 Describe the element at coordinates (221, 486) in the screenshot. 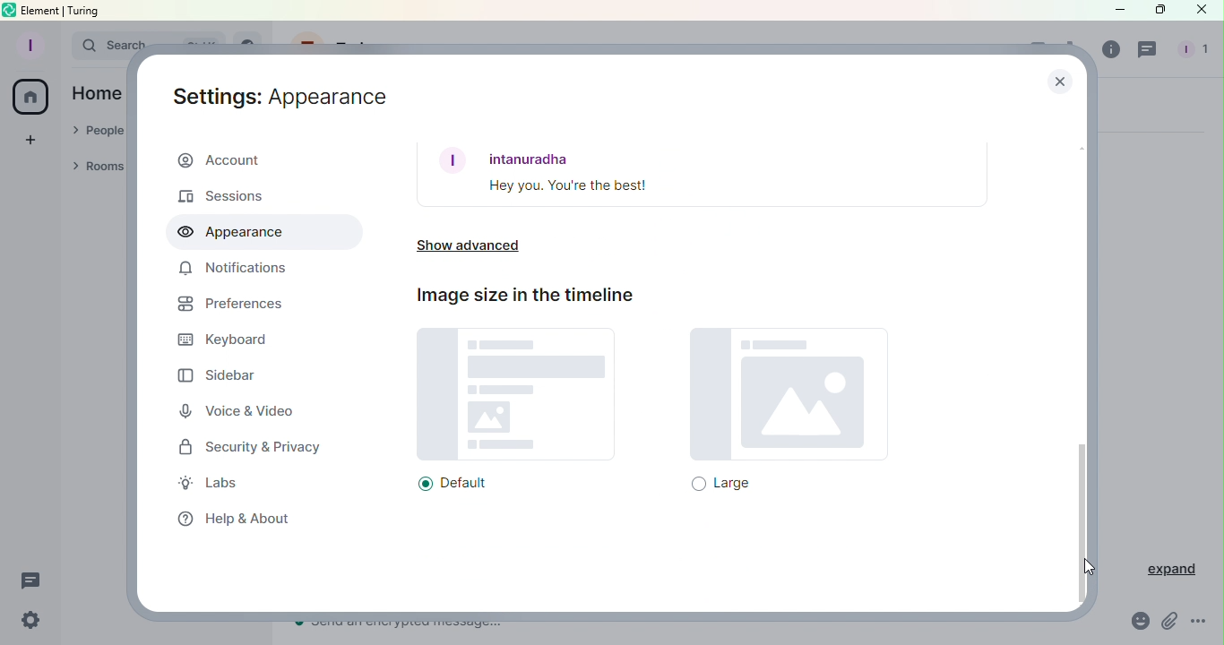

I see `Labs` at that location.